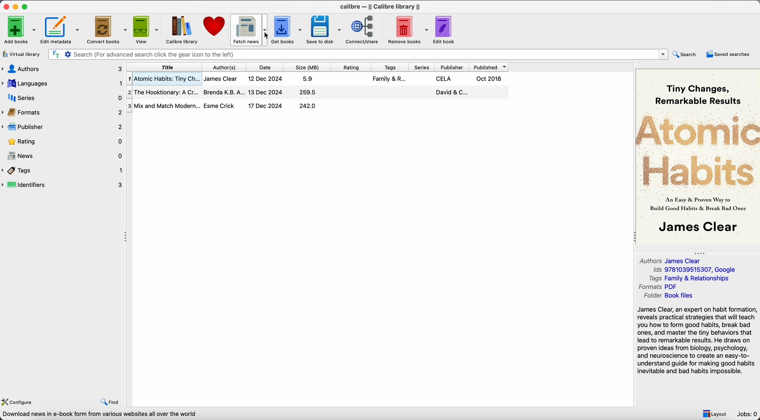 The height and width of the screenshot is (420, 760). What do you see at coordinates (21, 54) in the screenshot?
I see `virtual library` at bounding box center [21, 54].